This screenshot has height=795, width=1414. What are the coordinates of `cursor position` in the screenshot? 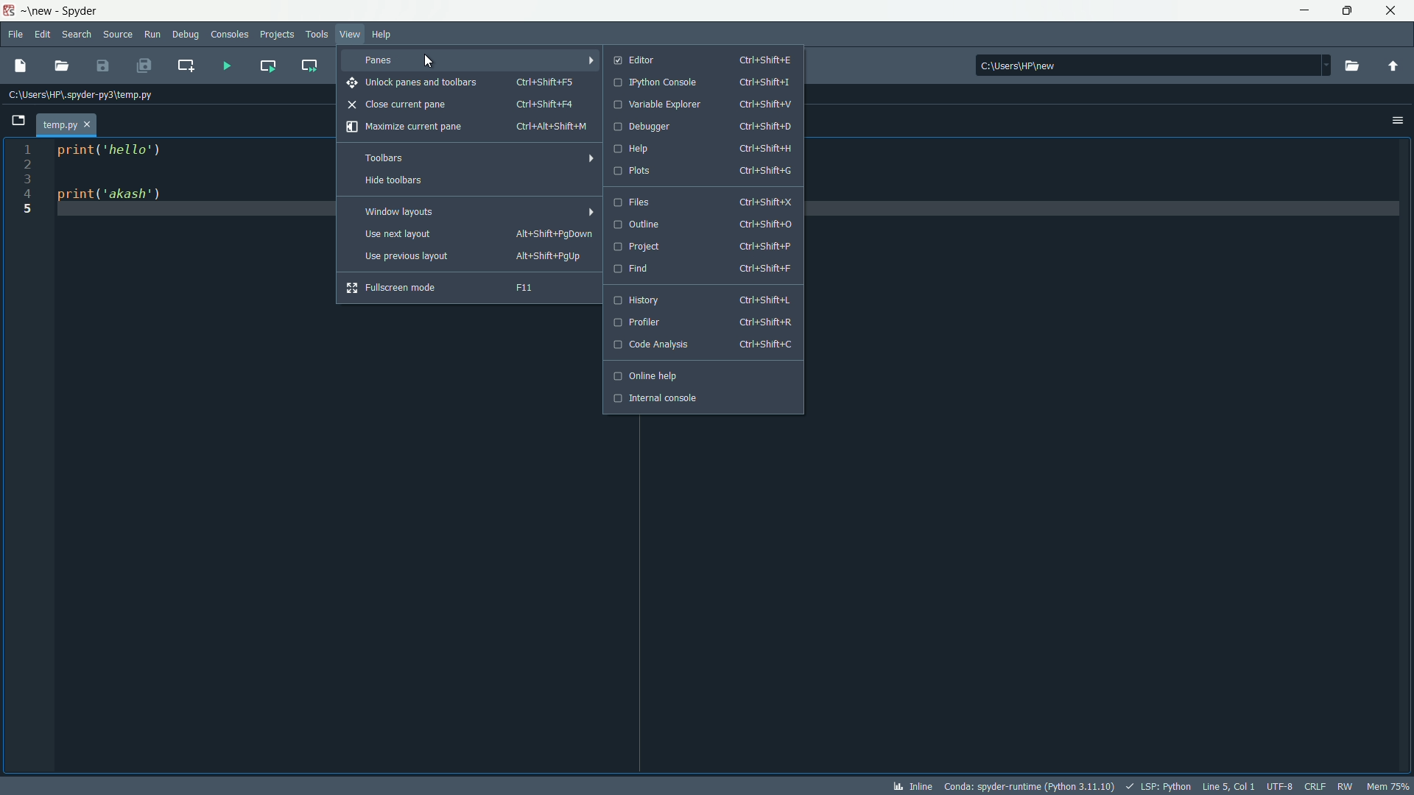 It's located at (1229, 786).